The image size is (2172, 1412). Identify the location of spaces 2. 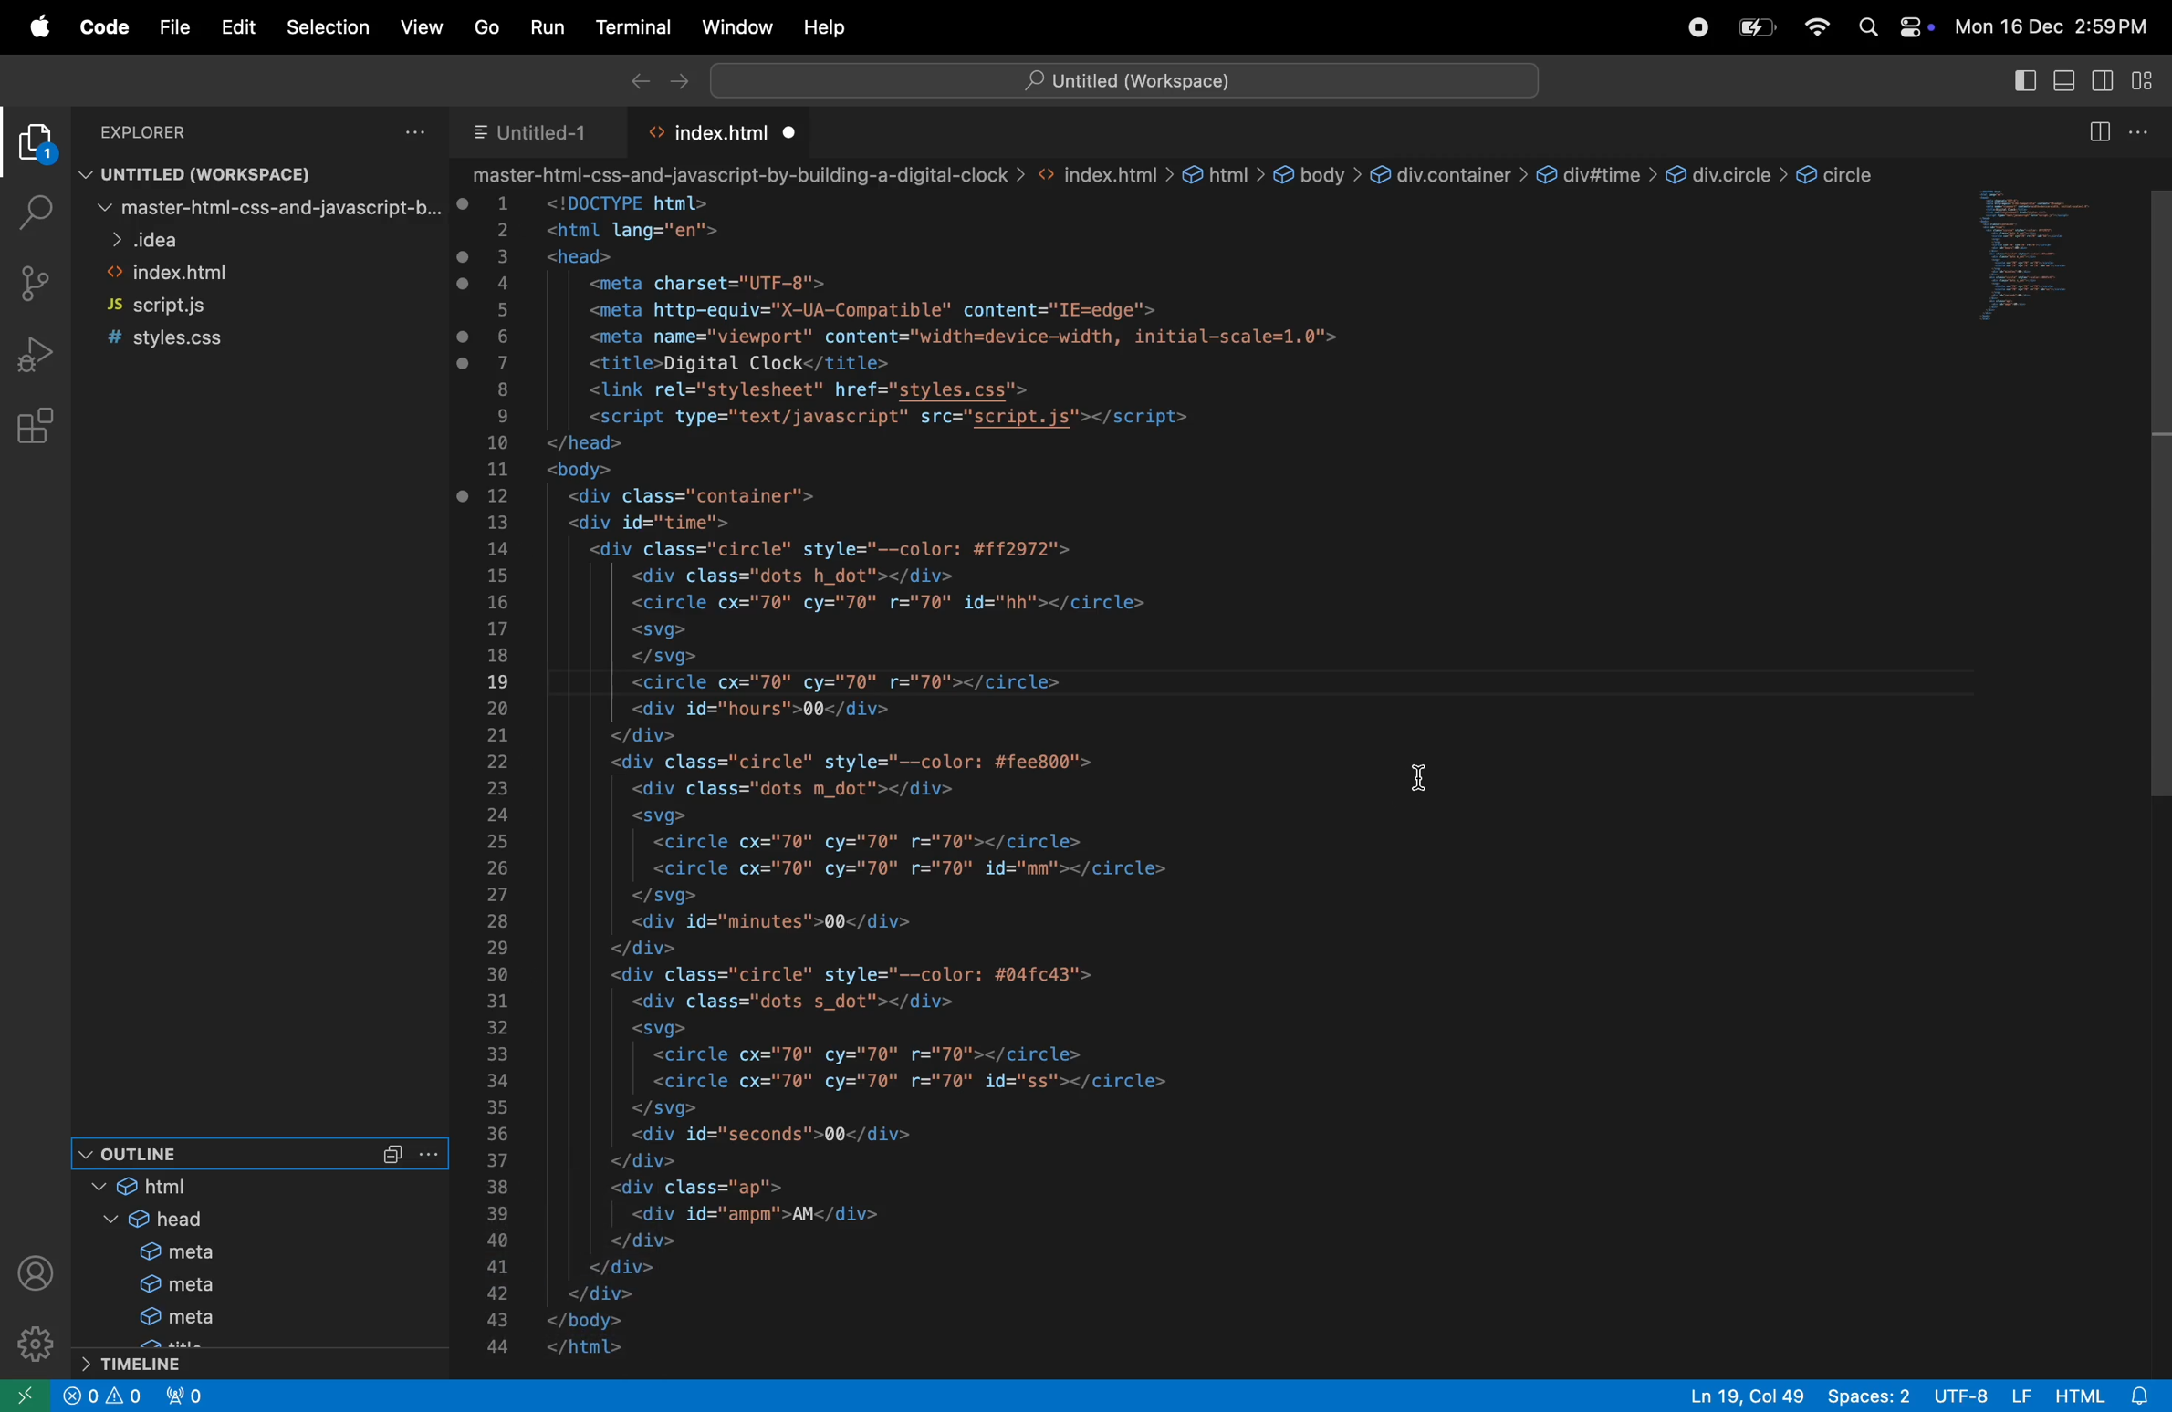
(1870, 1396).